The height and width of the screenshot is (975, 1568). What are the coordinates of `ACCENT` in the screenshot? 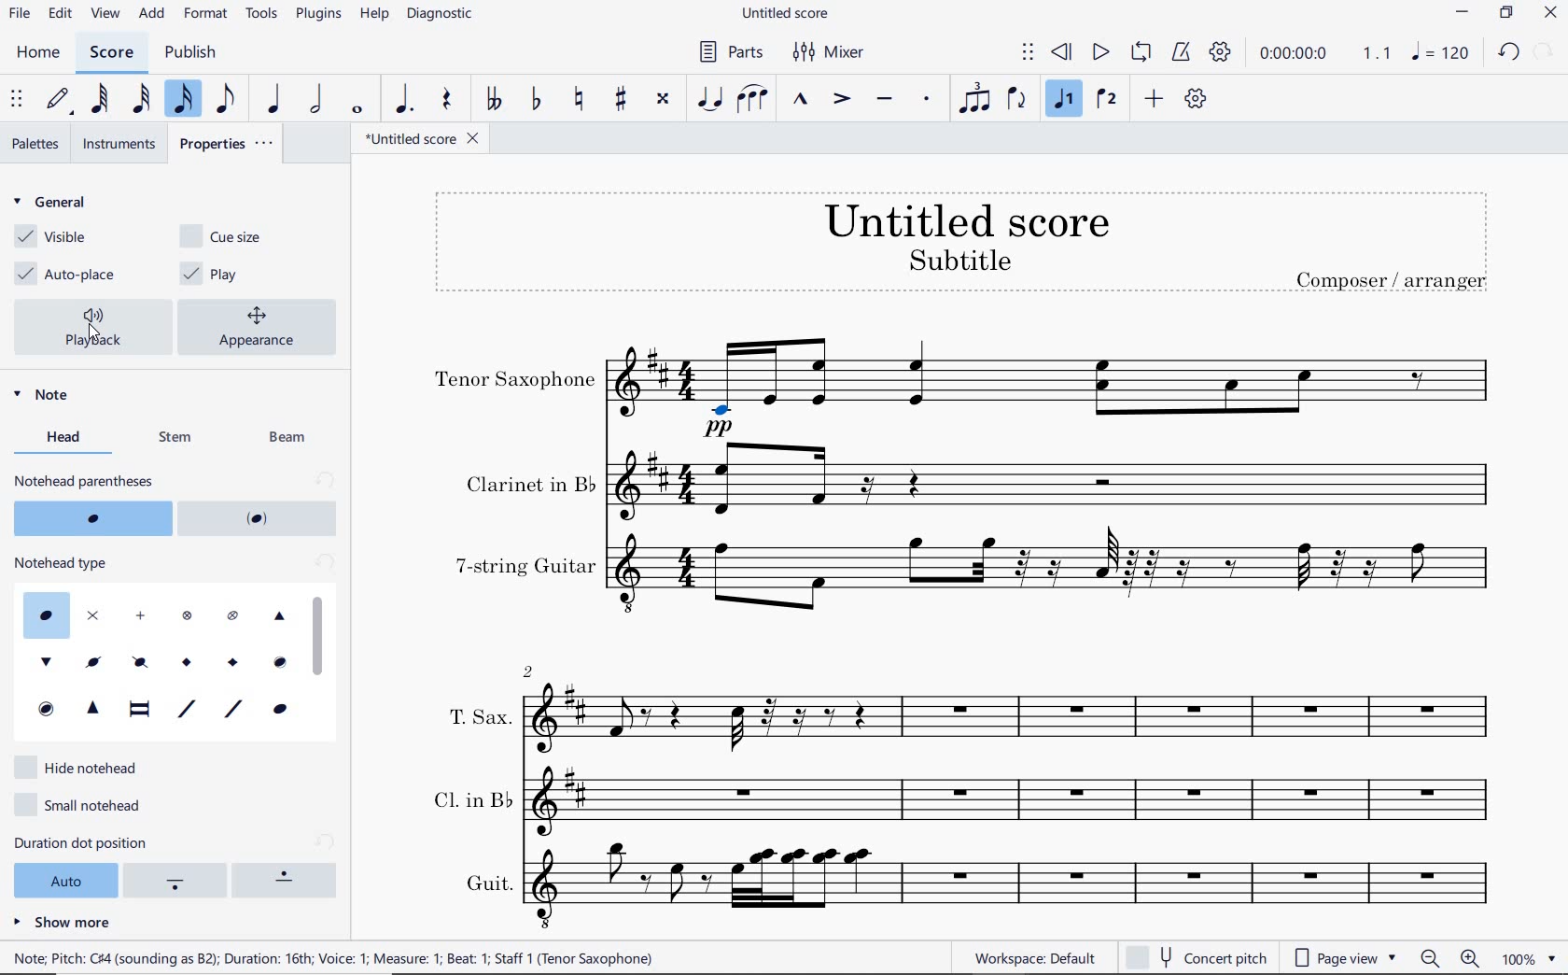 It's located at (846, 100).